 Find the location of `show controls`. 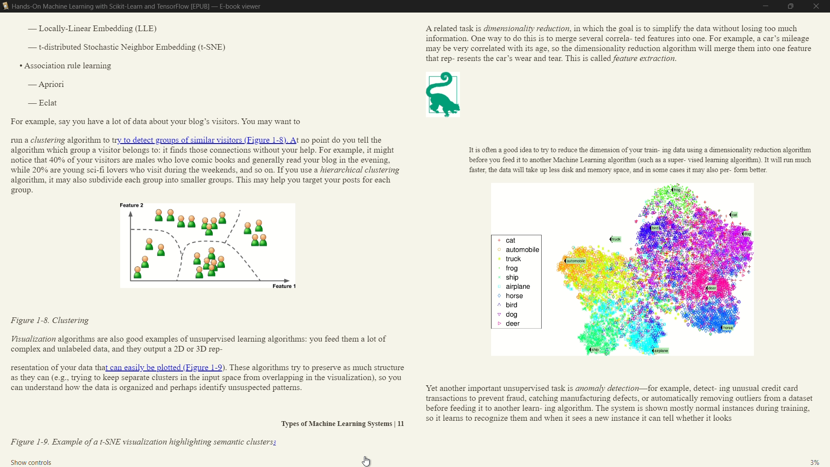

show controls is located at coordinates (31, 463).